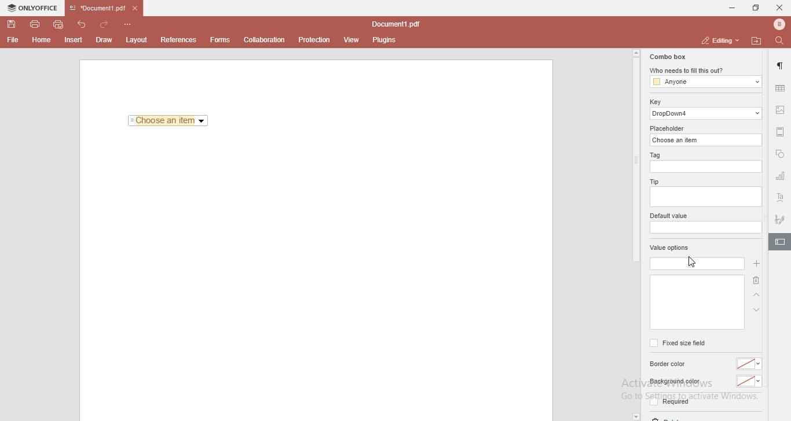 This screenshot has width=791, height=421. What do you see at coordinates (696, 302) in the screenshot?
I see `empty box` at bounding box center [696, 302].